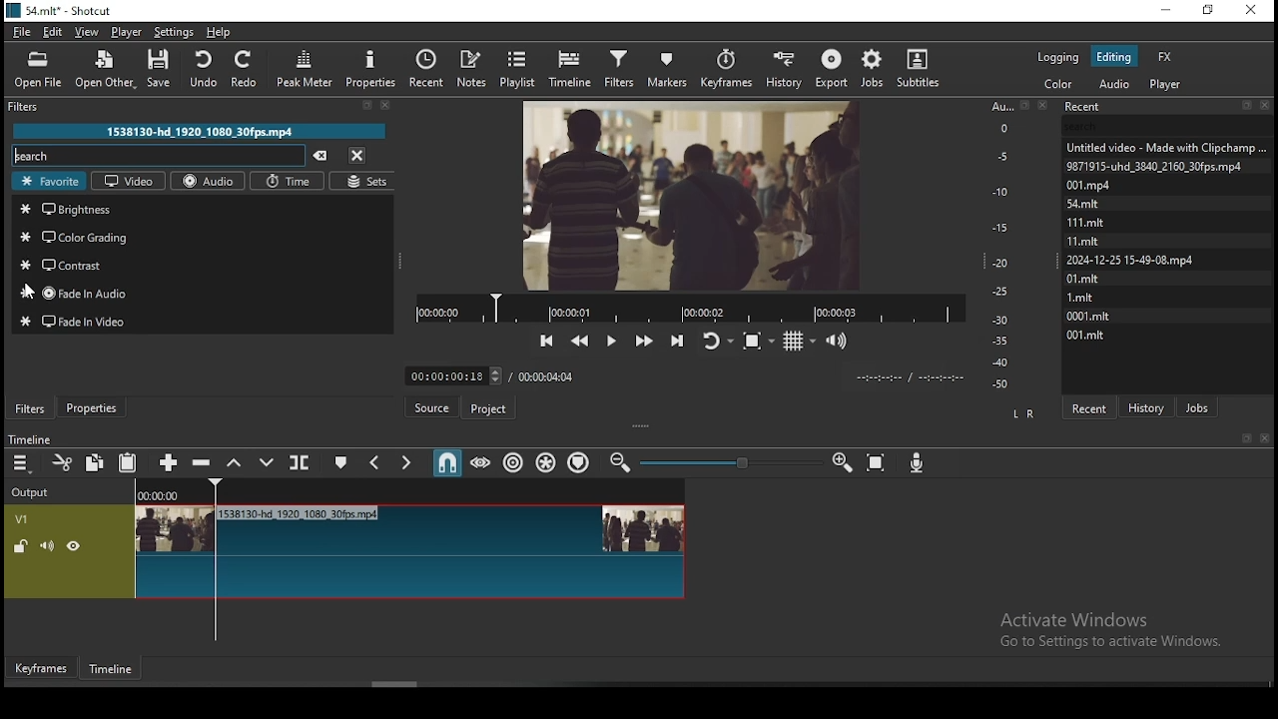 The image size is (1278, 719). What do you see at coordinates (429, 68) in the screenshot?
I see `recent` at bounding box center [429, 68].